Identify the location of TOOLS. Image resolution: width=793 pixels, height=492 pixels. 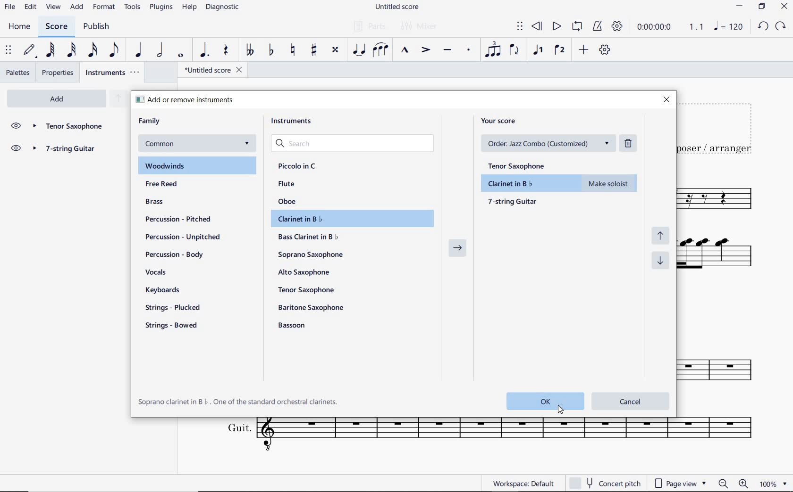
(133, 6).